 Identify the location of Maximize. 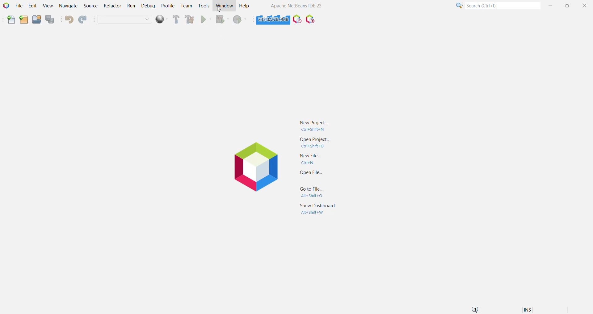
(567, 6).